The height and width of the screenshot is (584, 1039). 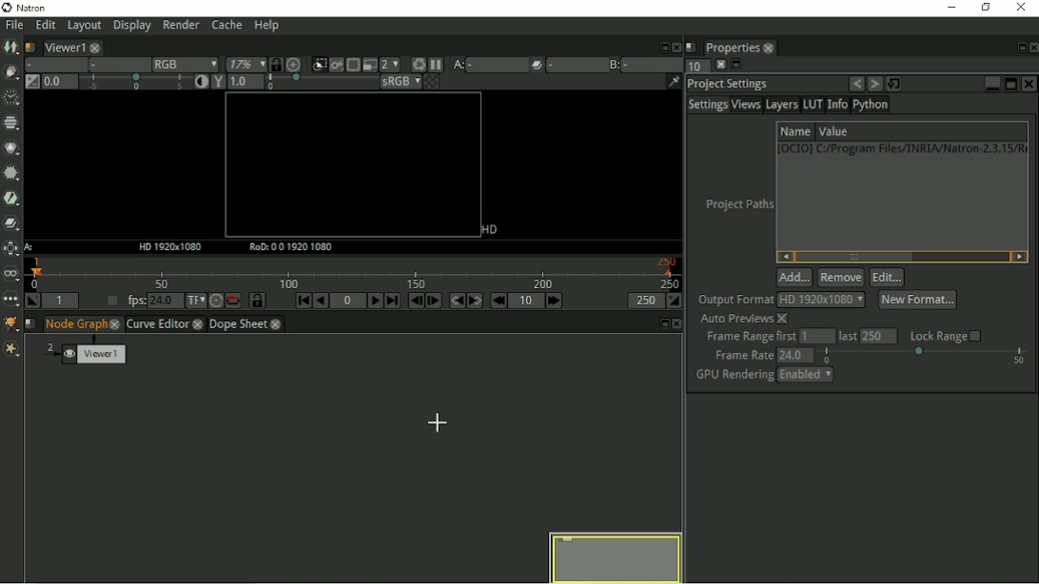 What do you see at coordinates (10, 299) in the screenshot?
I see `Other` at bounding box center [10, 299].